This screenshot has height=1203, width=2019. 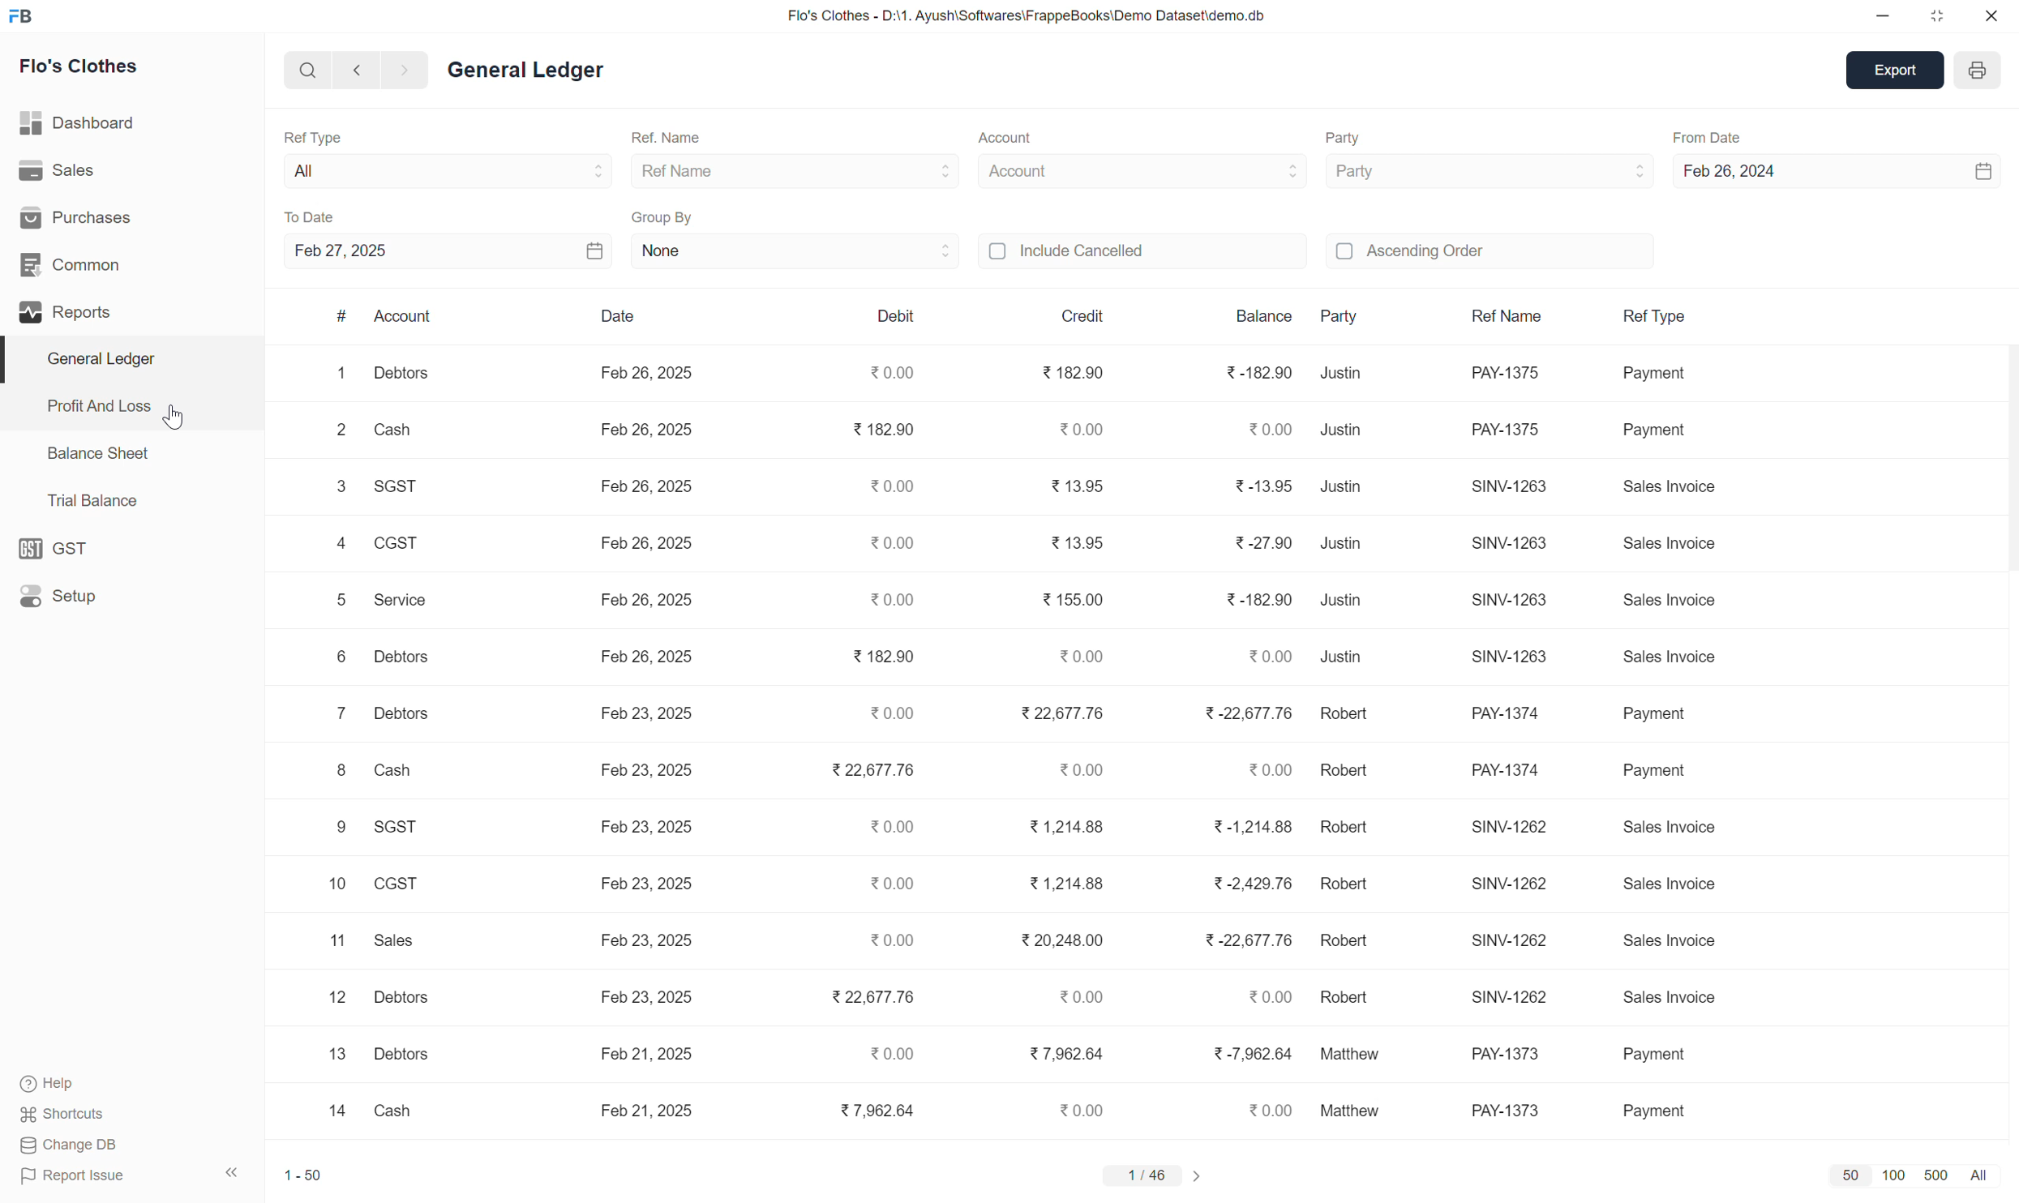 What do you see at coordinates (887, 486) in the screenshot?
I see `₹0.00` at bounding box center [887, 486].